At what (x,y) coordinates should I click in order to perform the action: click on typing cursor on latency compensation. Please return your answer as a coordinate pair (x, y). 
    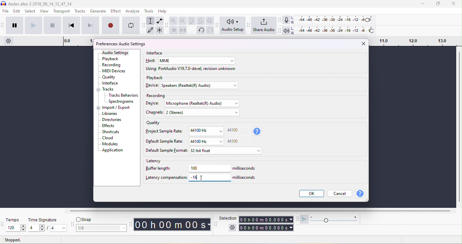
    Looking at the image, I should click on (203, 179).